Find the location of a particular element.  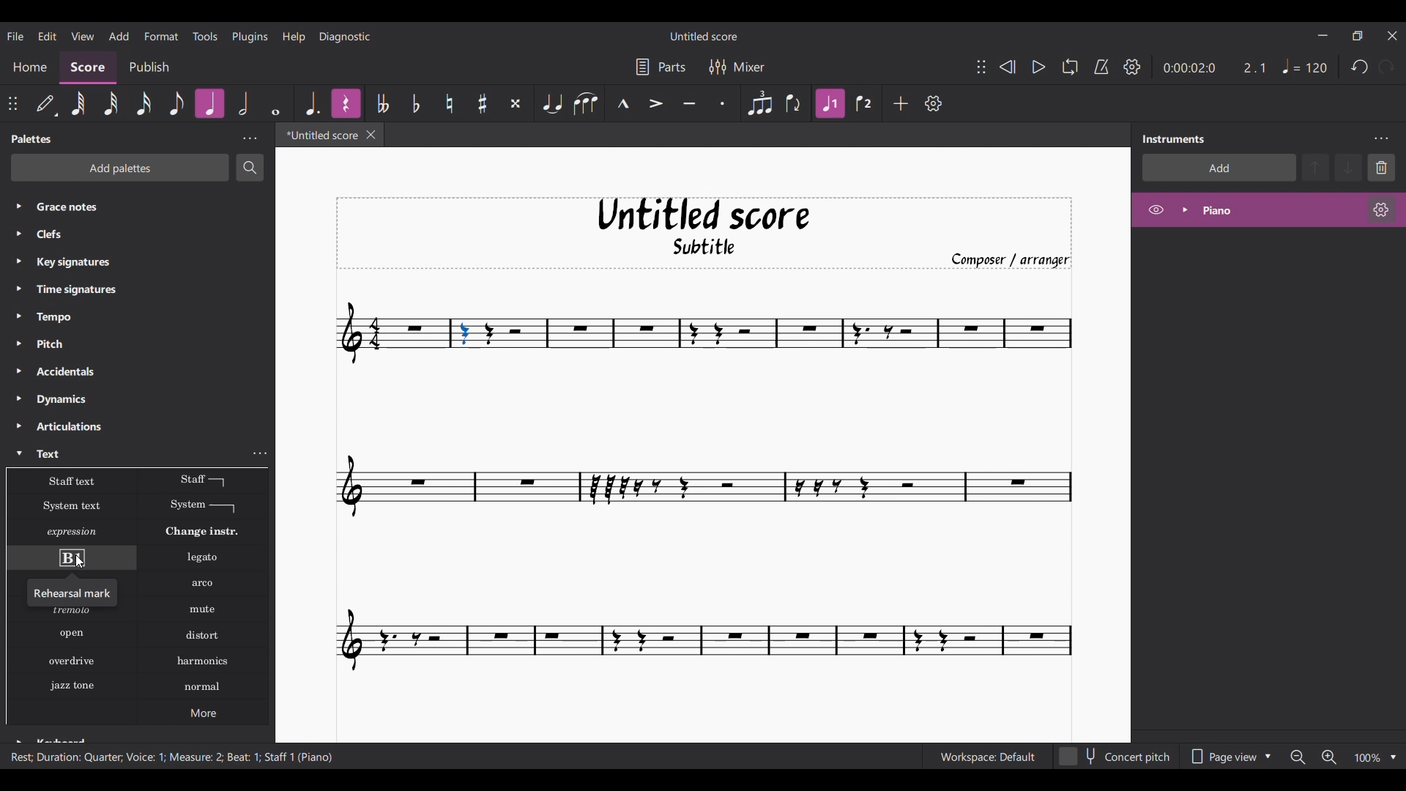

Rewind is located at coordinates (1007, 66).